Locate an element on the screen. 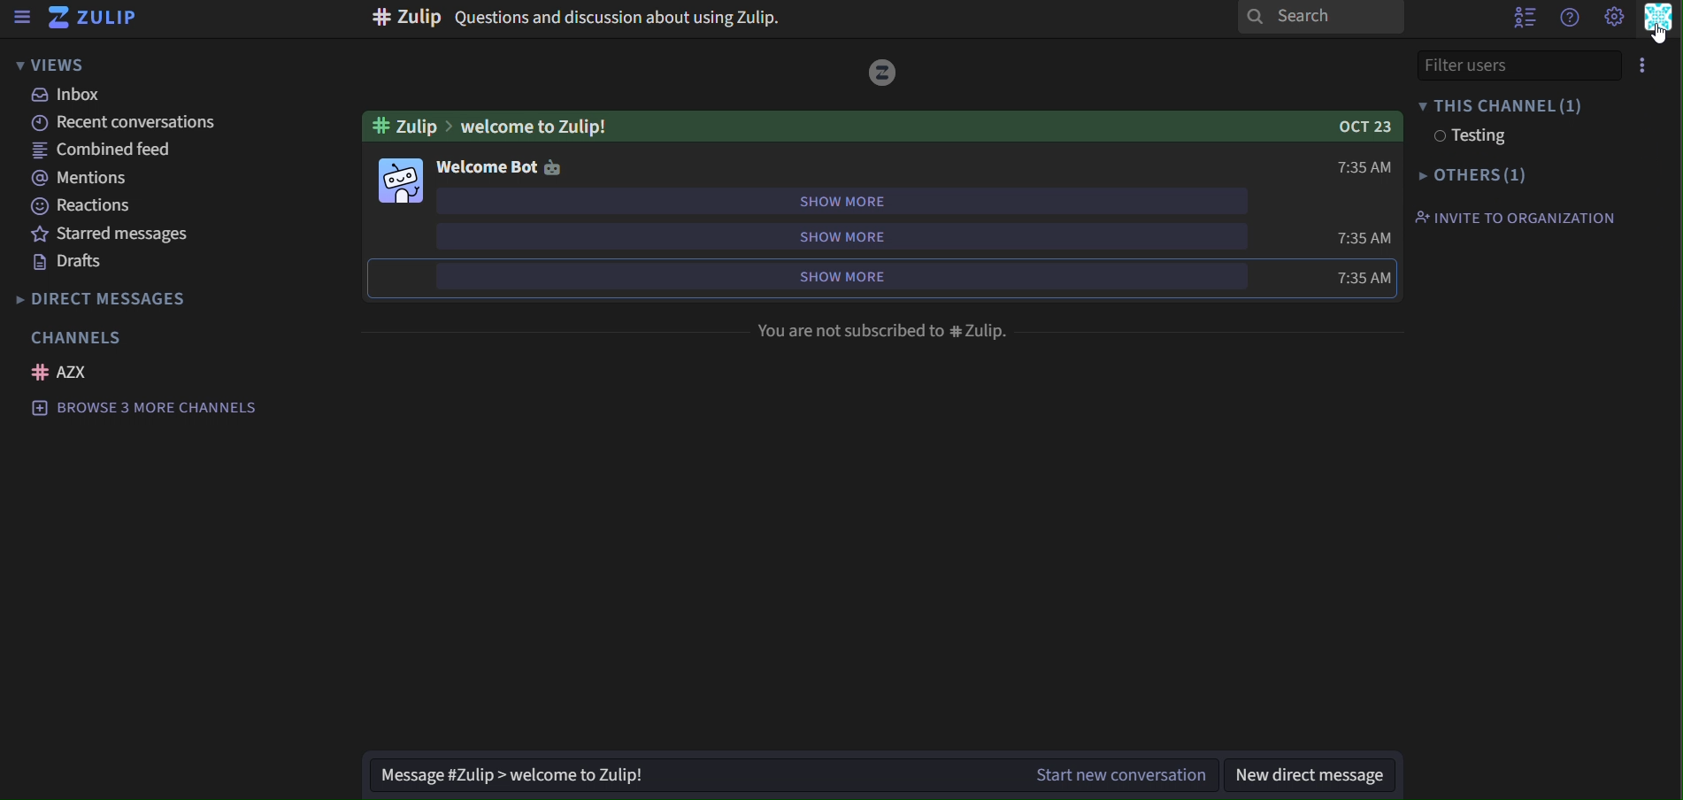  show more is located at coordinates (849, 202).